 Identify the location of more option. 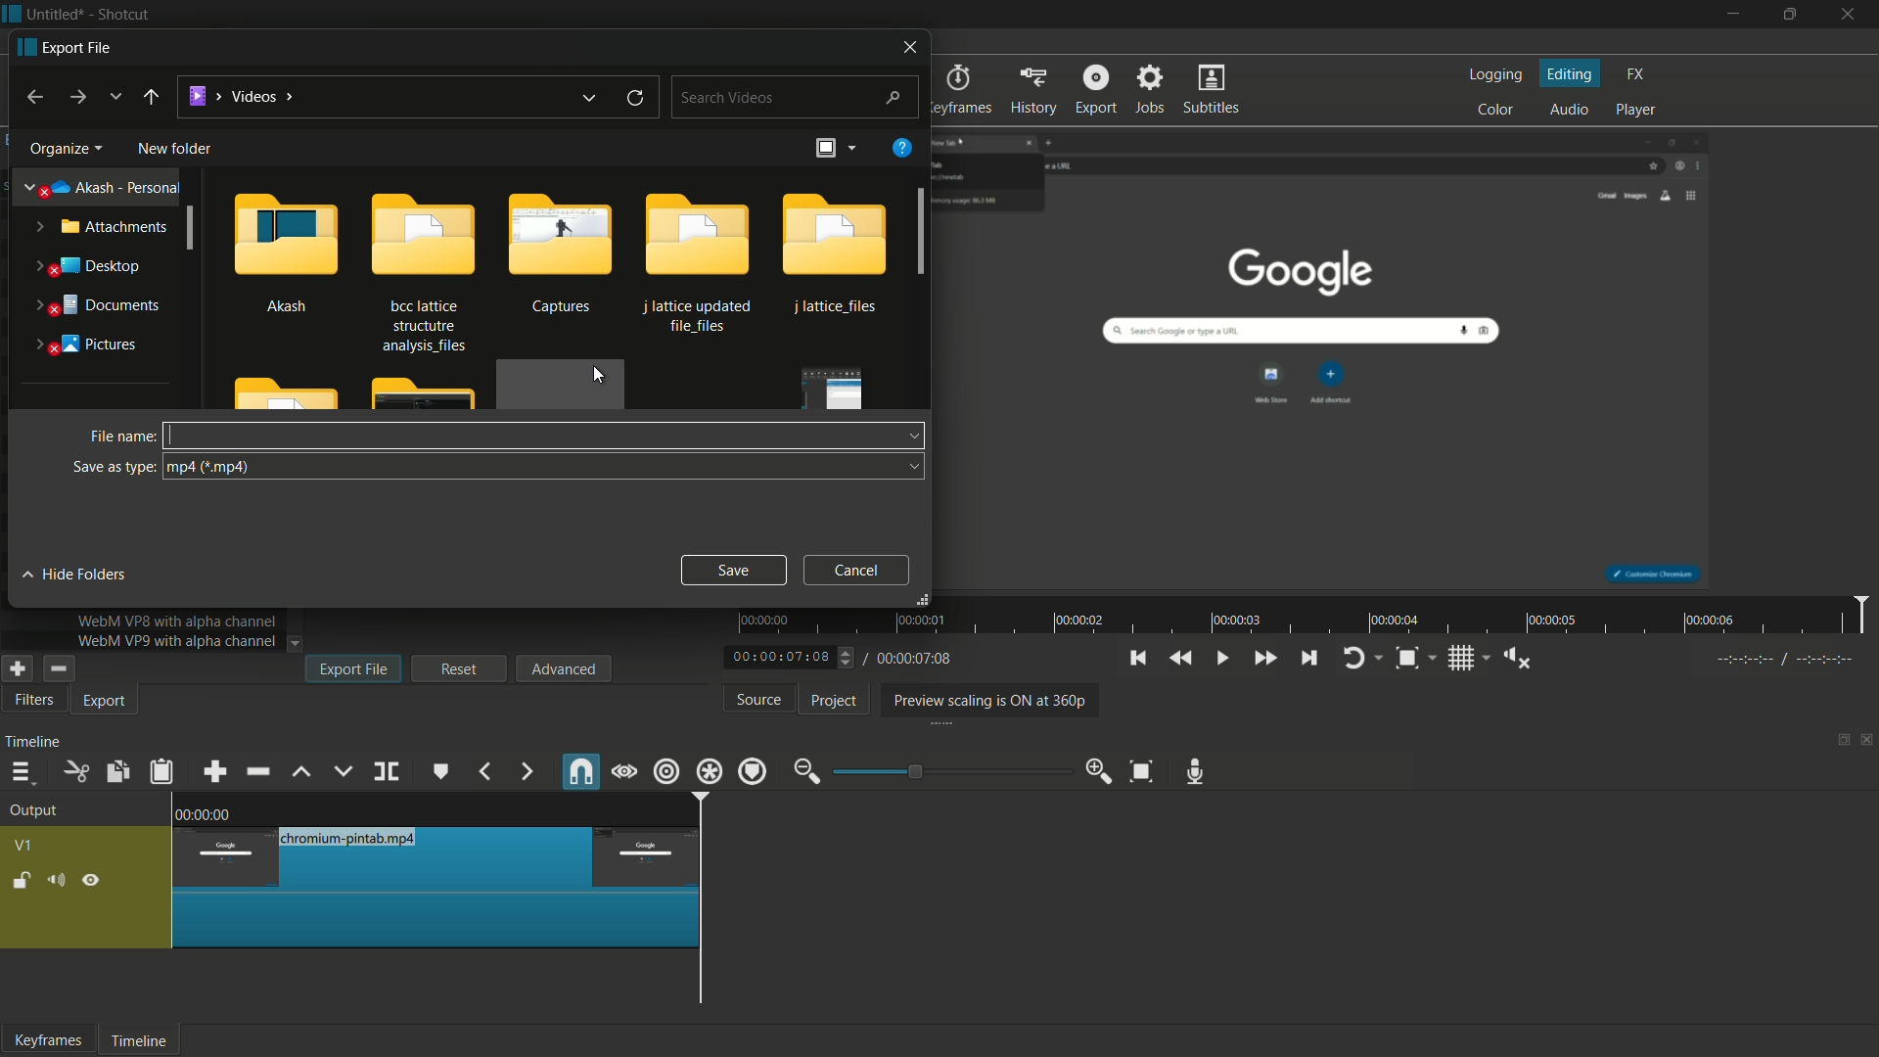
(850, 148).